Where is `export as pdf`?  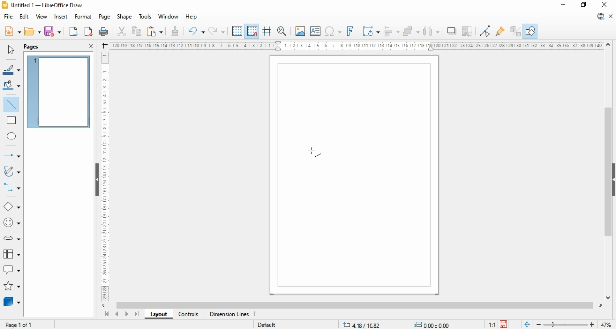 export as pdf is located at coordinates (89, 32).